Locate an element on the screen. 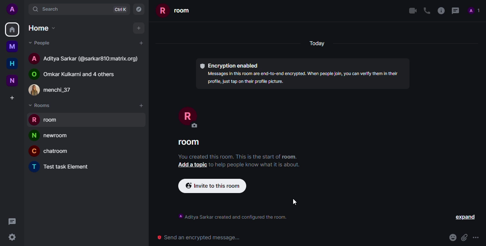  encryption enabled is located at coordinates (231, 65).